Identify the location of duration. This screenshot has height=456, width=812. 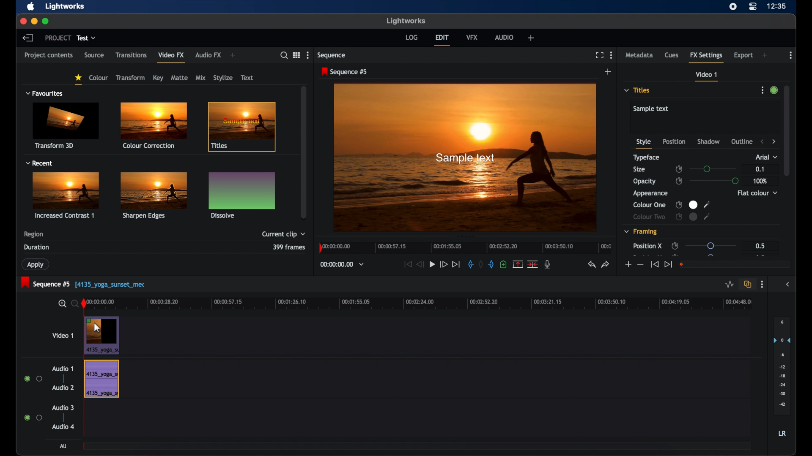
(37, 247).